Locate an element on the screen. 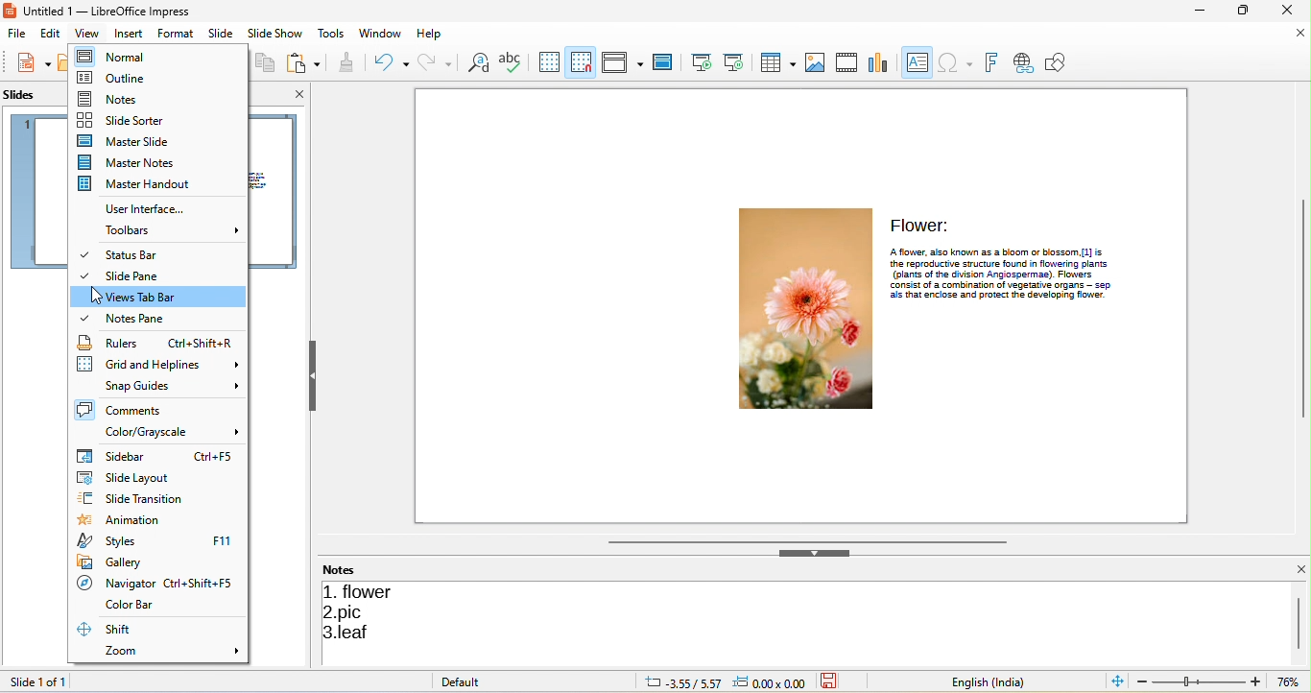  slides is located at coordinates (32, 95).